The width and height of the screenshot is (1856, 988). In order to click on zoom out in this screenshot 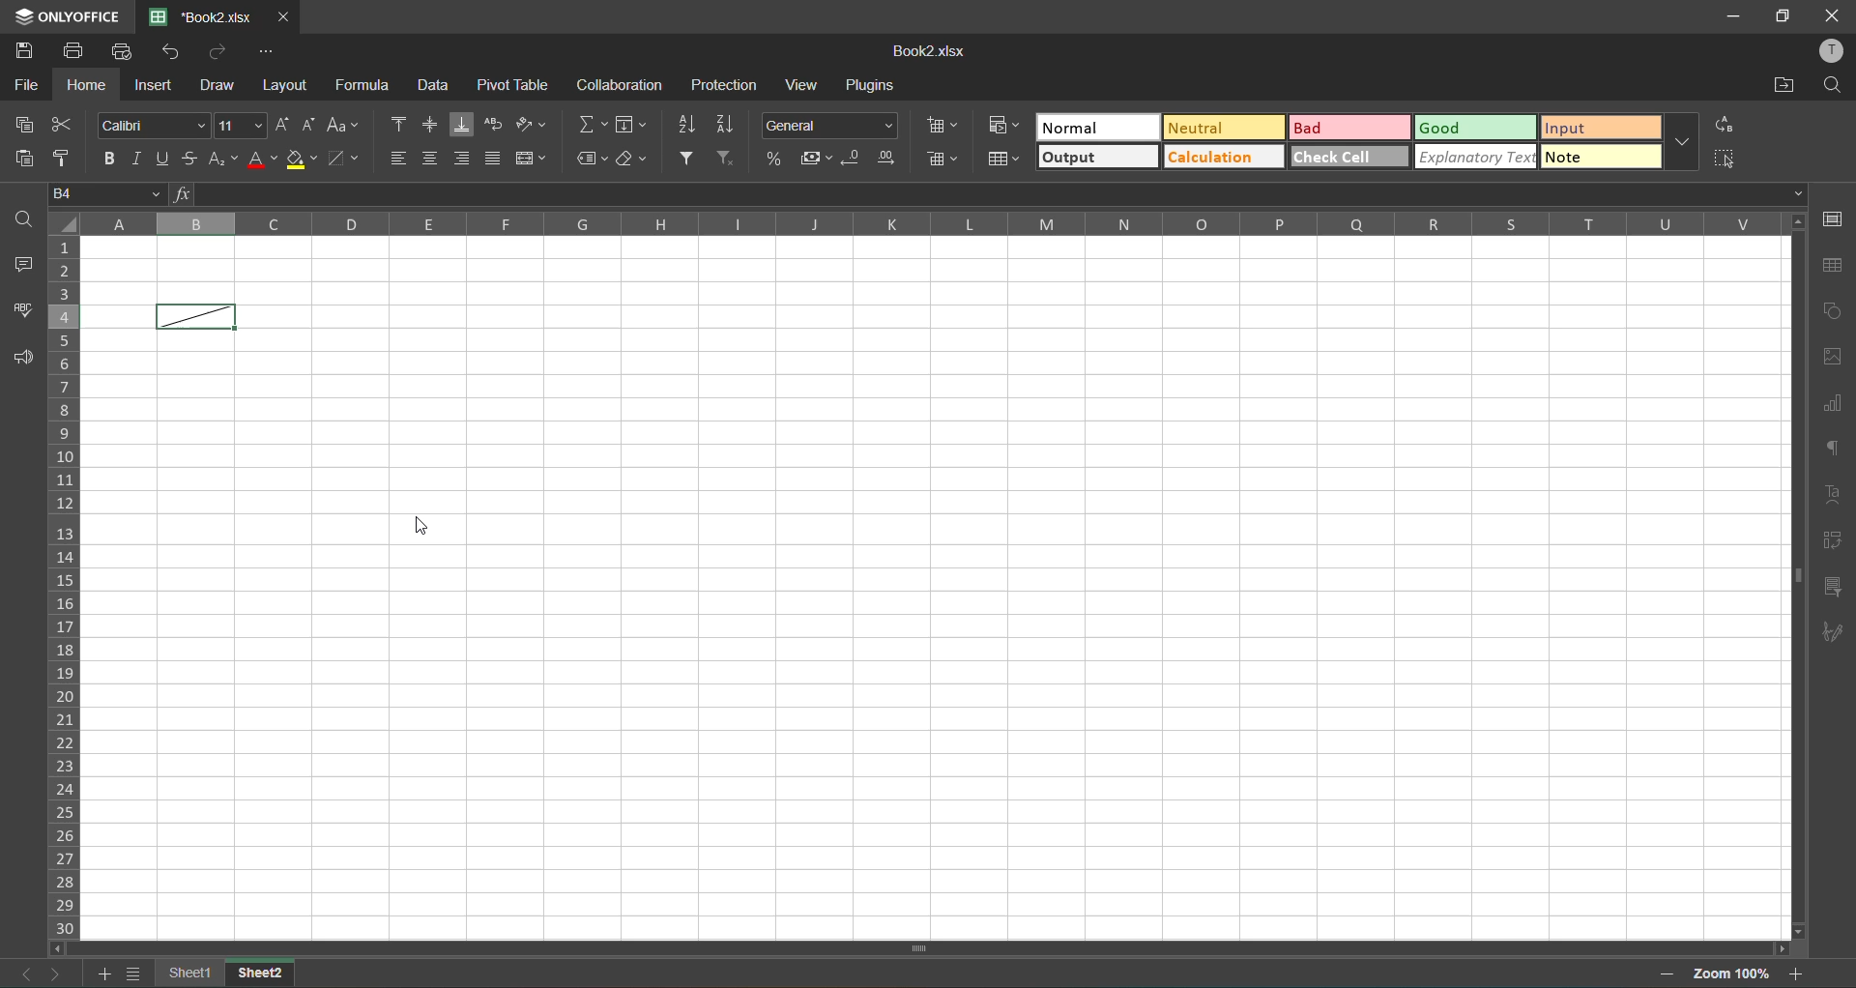, I will do `click(1674, 973)`.